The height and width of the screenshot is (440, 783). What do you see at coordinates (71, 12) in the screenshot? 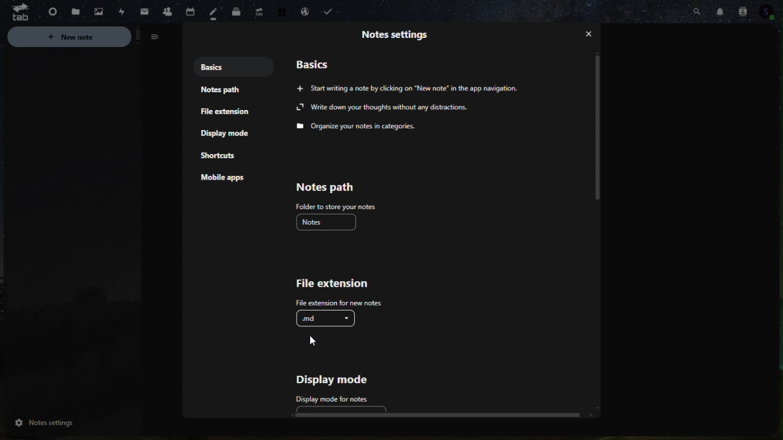
I see `File` at bounding box center [71, 12].